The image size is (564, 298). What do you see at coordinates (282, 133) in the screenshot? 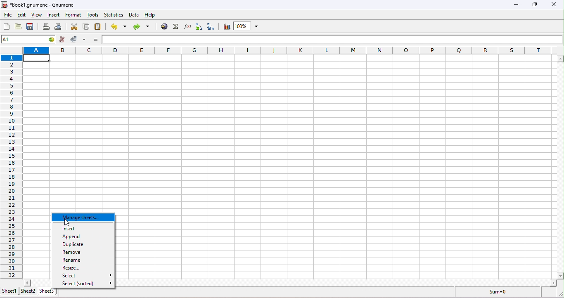
I see `cells` at bounding box center [282, 133].